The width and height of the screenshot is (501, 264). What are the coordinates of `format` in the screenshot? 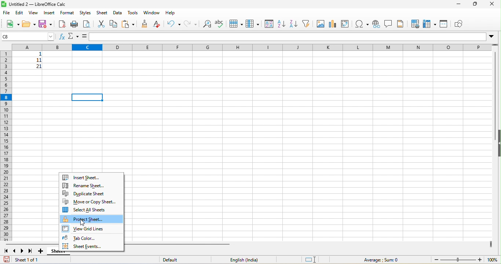 It's located at (67, 13).